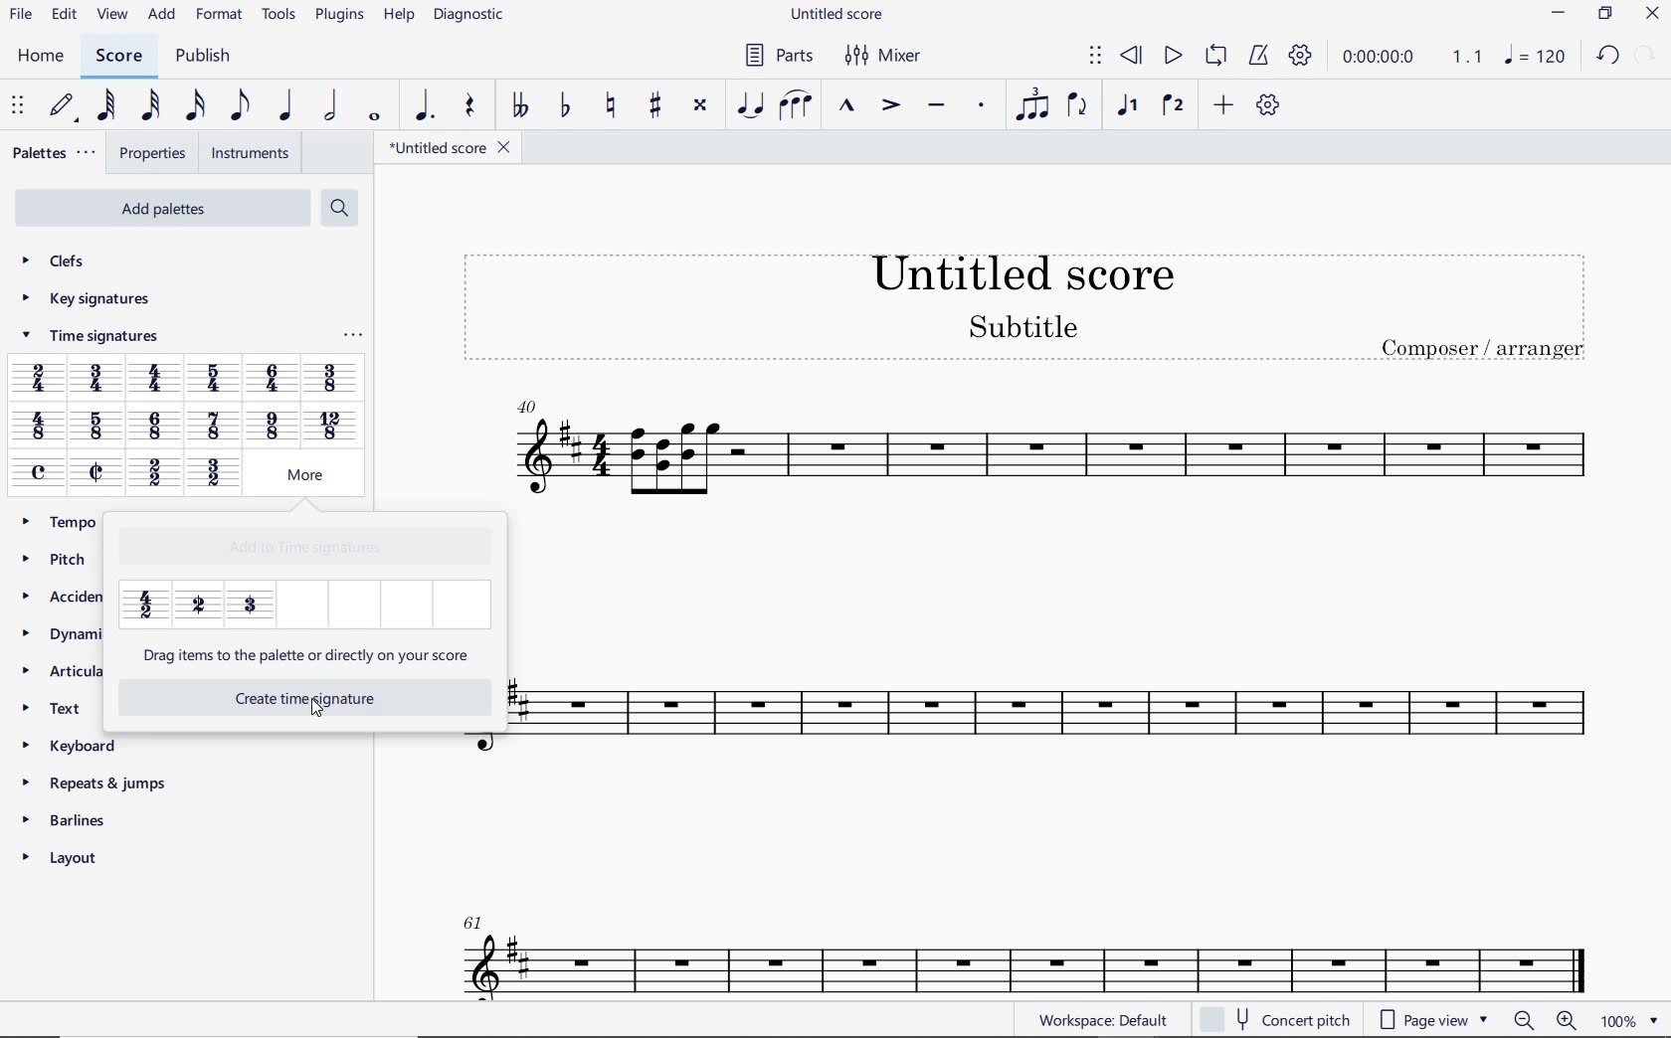 This screenshot has width=1671, height=1038. I want to click on ADD, so click(163, 16).